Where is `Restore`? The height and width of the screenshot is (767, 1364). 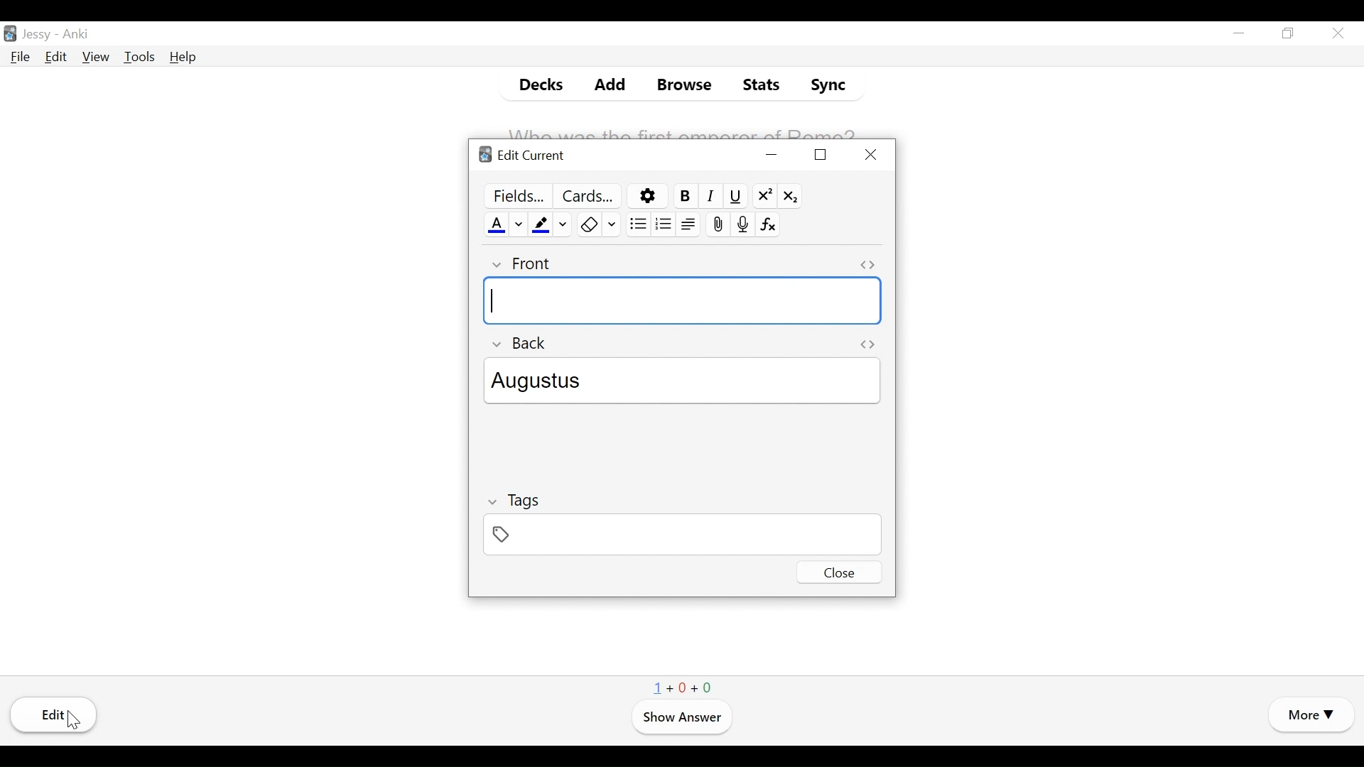 Restore is located at coordinates (1289, 34).